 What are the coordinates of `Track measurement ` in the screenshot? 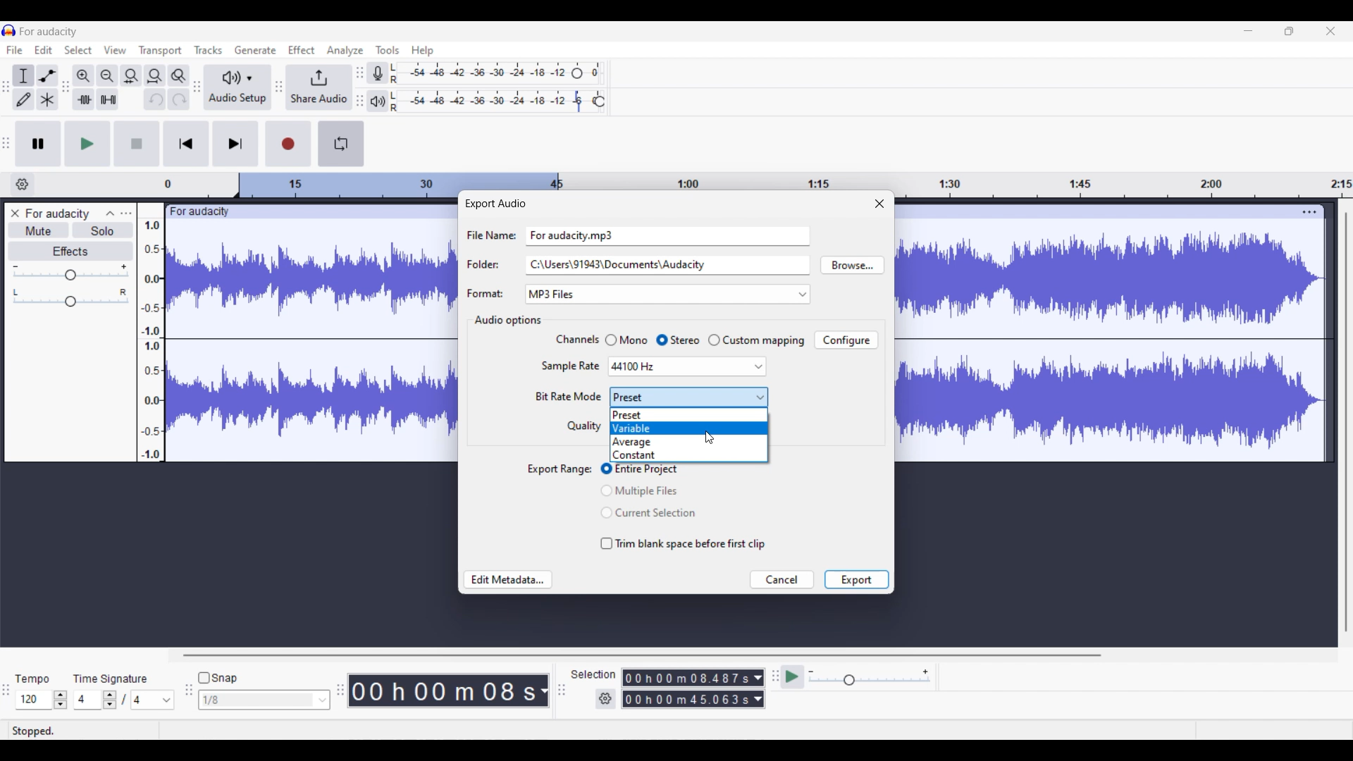 It's located at (543, 691).